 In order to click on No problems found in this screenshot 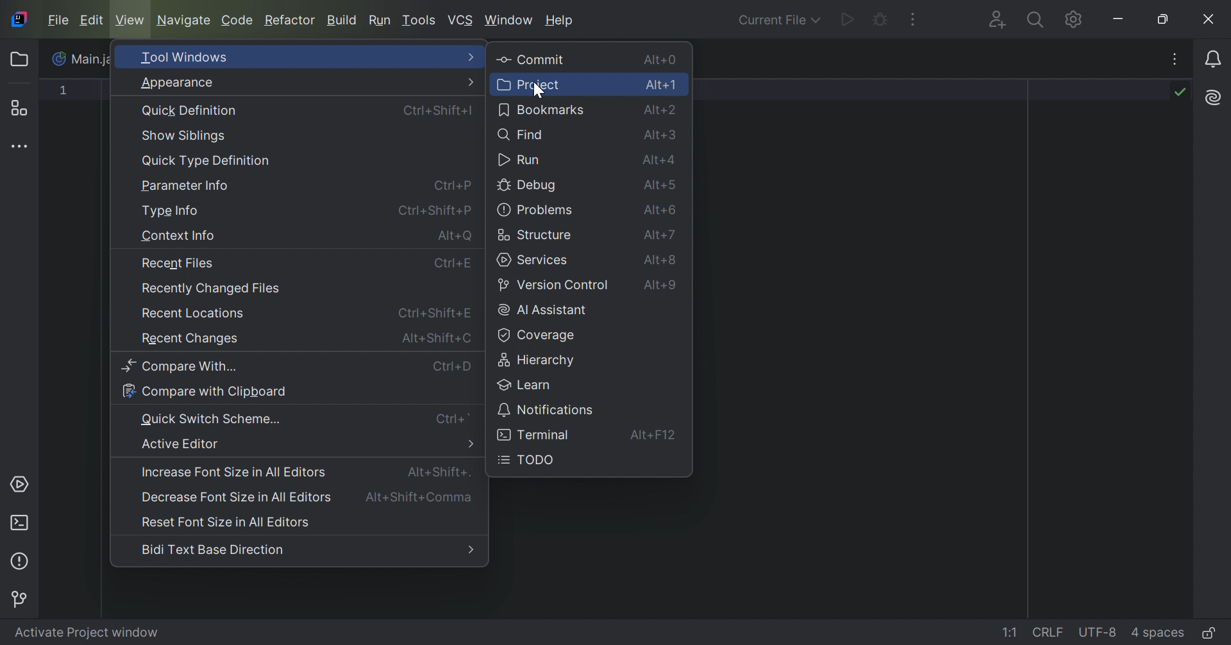, I will do `click(1178, 92)`.